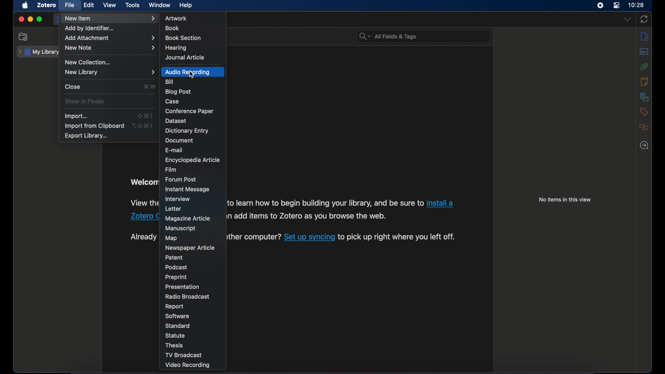 The height and width of the screenshot is (374, 665). What do you see at coordinates (179, 326) in the screenshot?
I see `standard` at bounding box center [179, 326].